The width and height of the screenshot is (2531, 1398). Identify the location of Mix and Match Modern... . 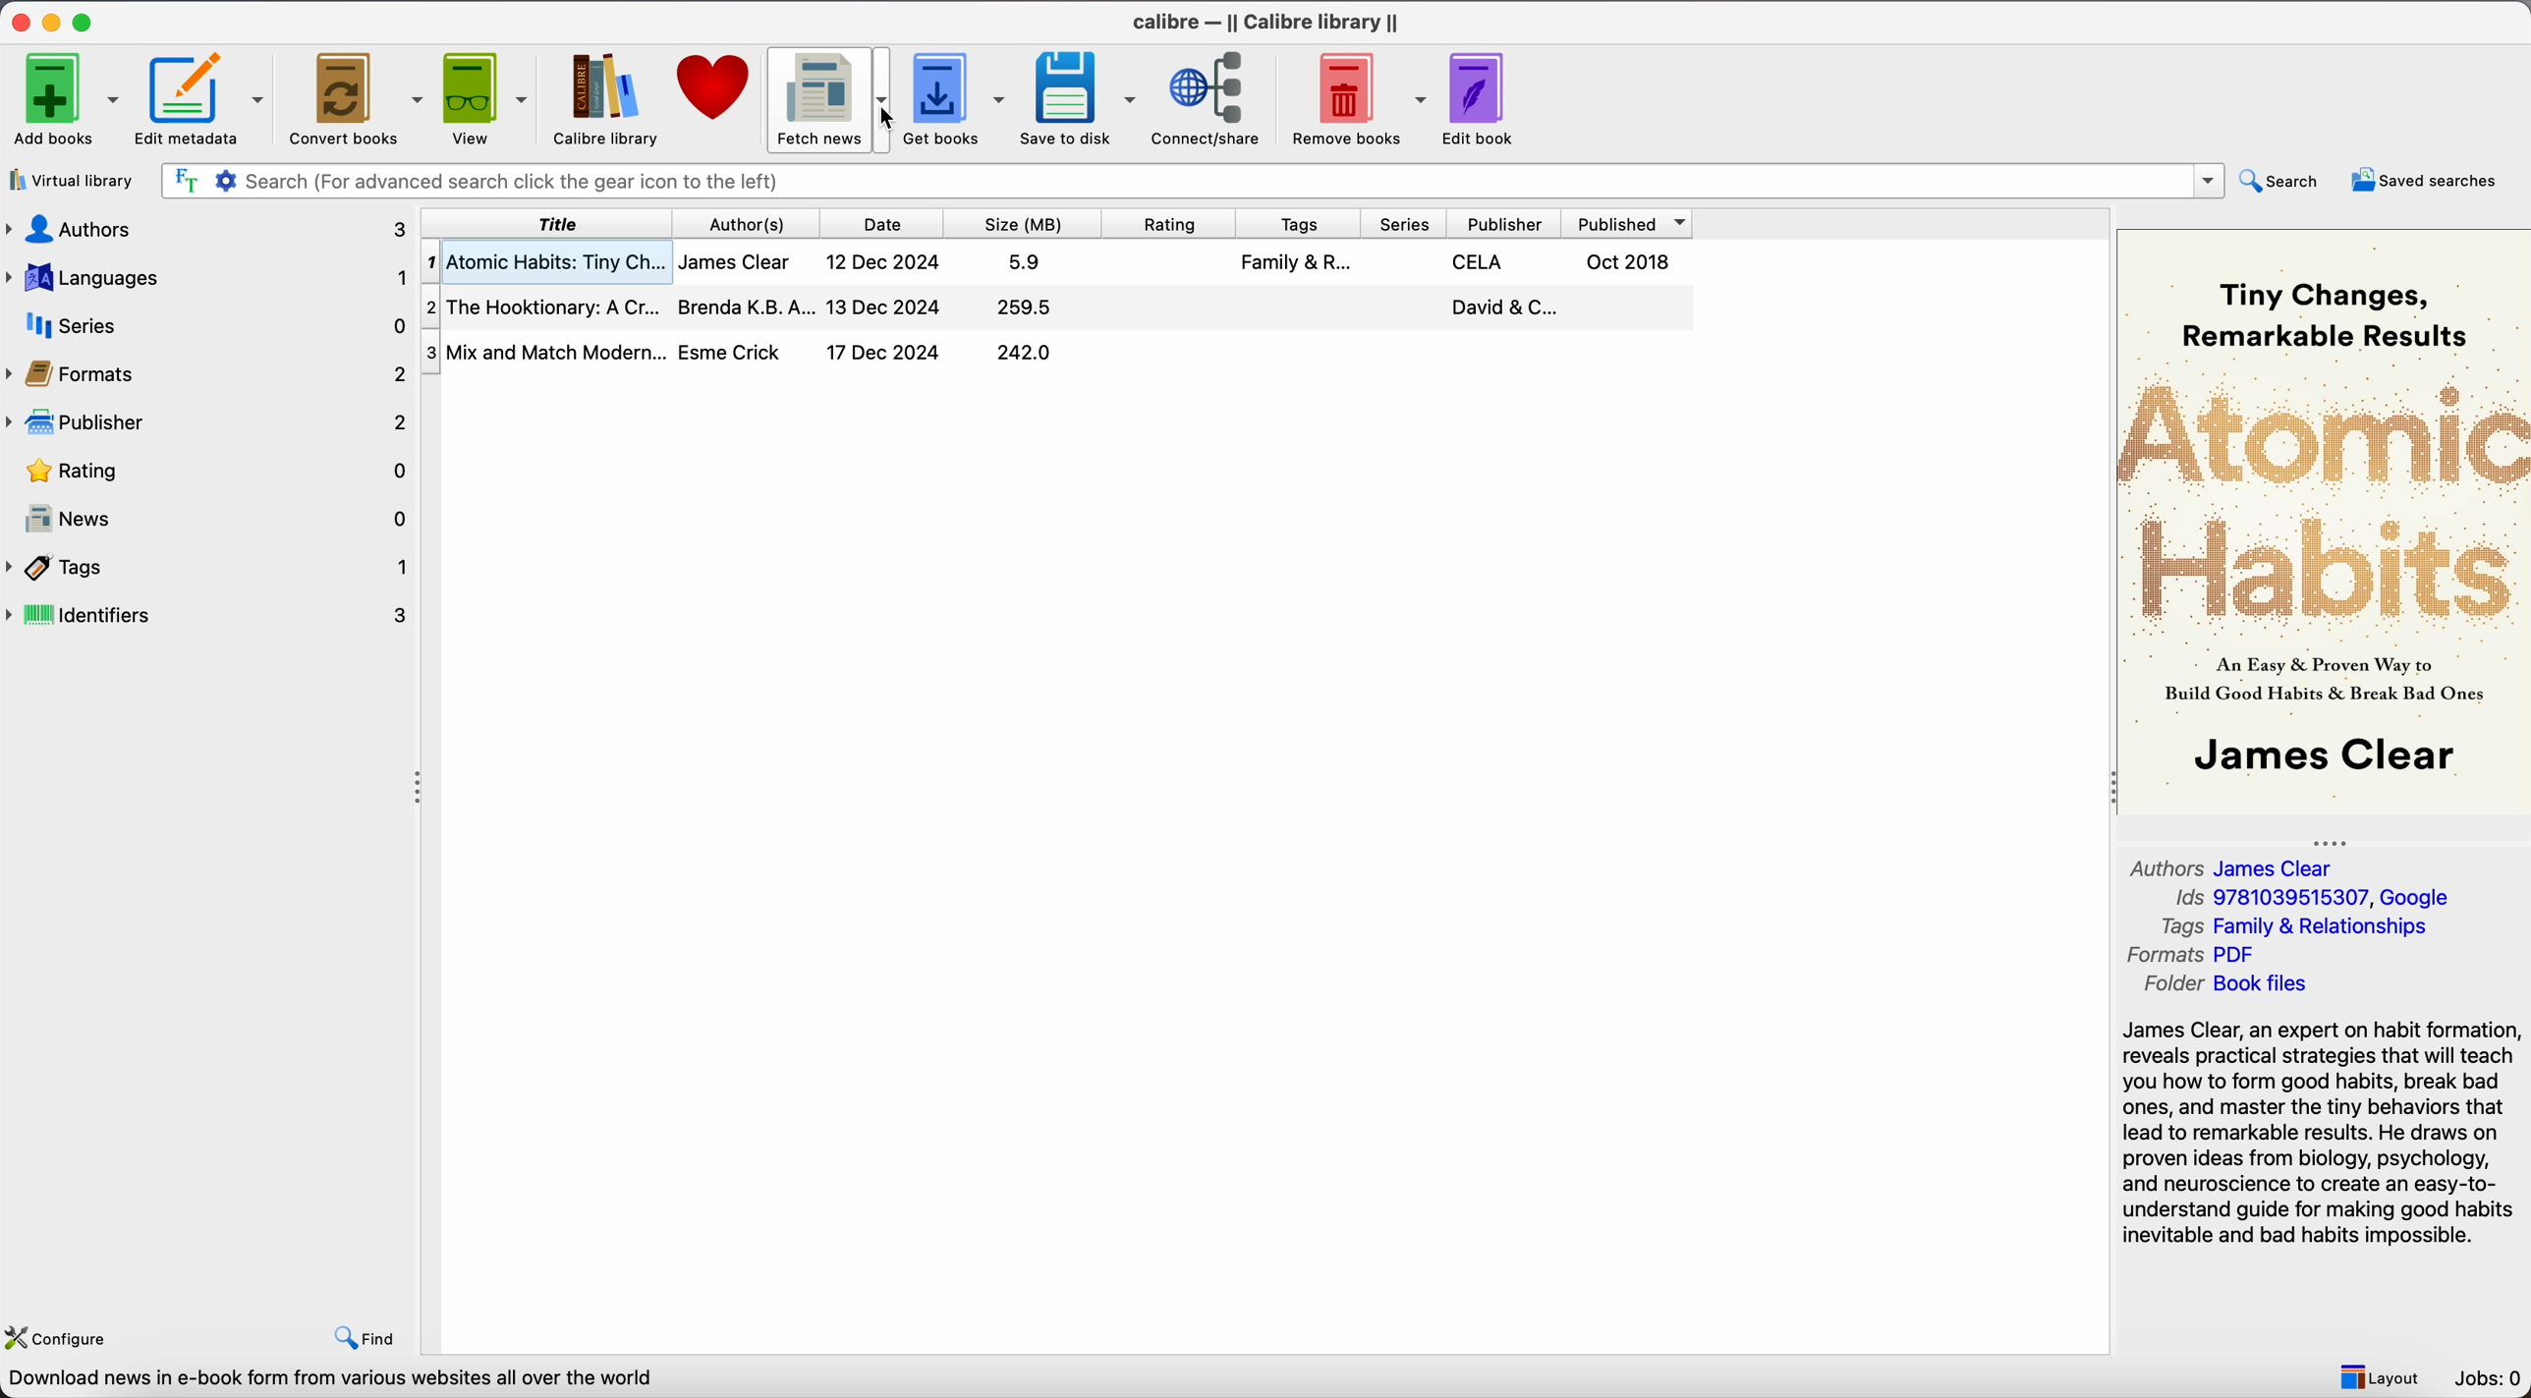
(544, 354).